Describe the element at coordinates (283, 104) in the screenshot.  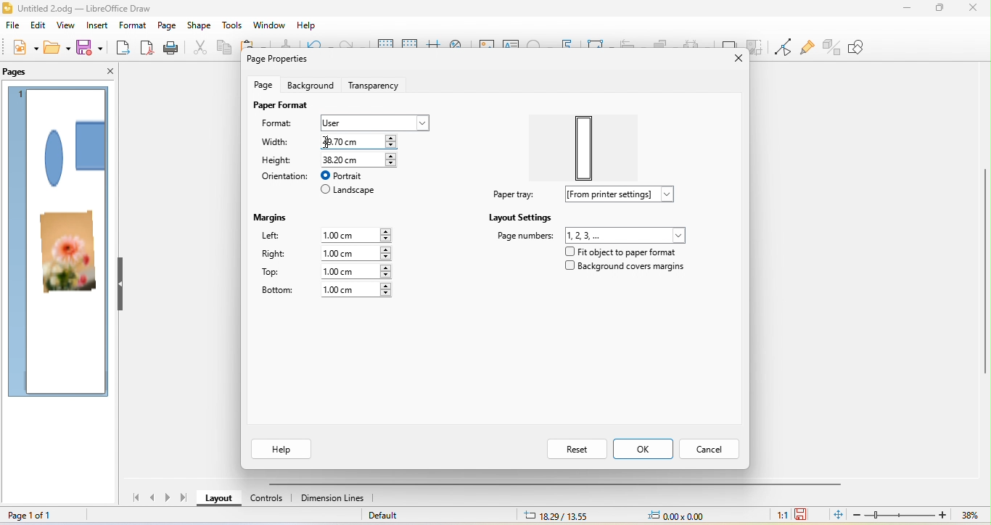
I see `page format` at that location.